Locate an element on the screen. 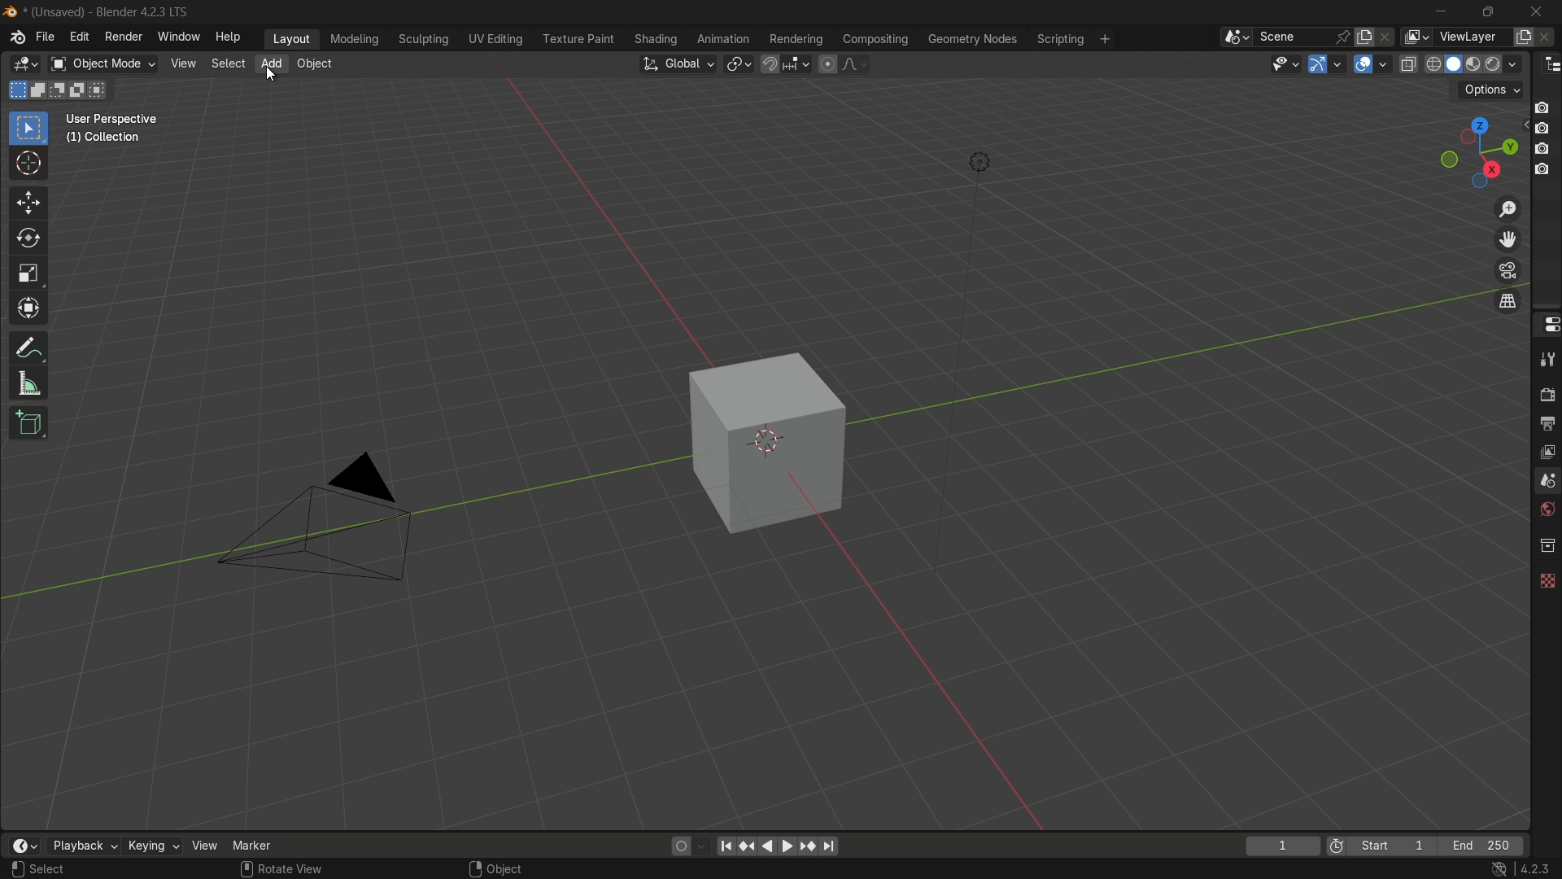  camera is located at coordinates (334, 517).